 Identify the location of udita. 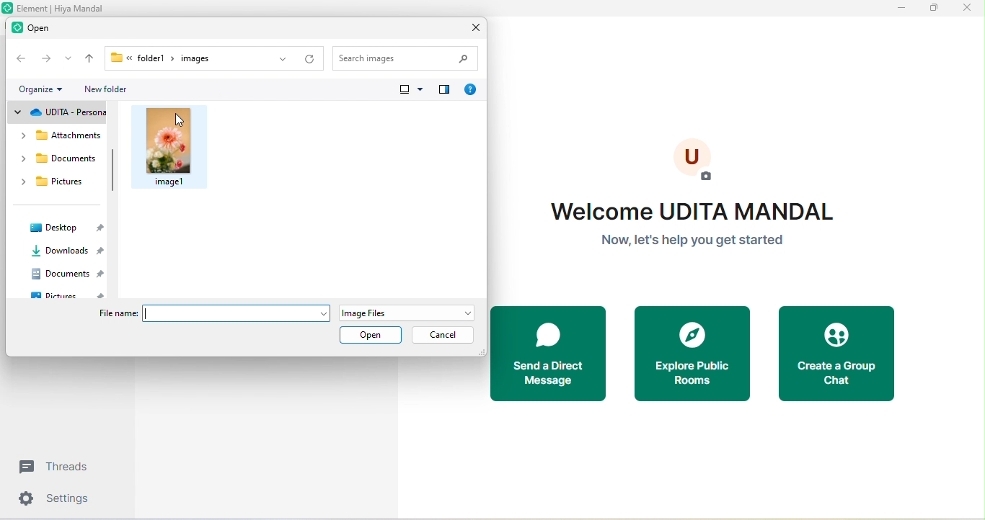
(61, 112).